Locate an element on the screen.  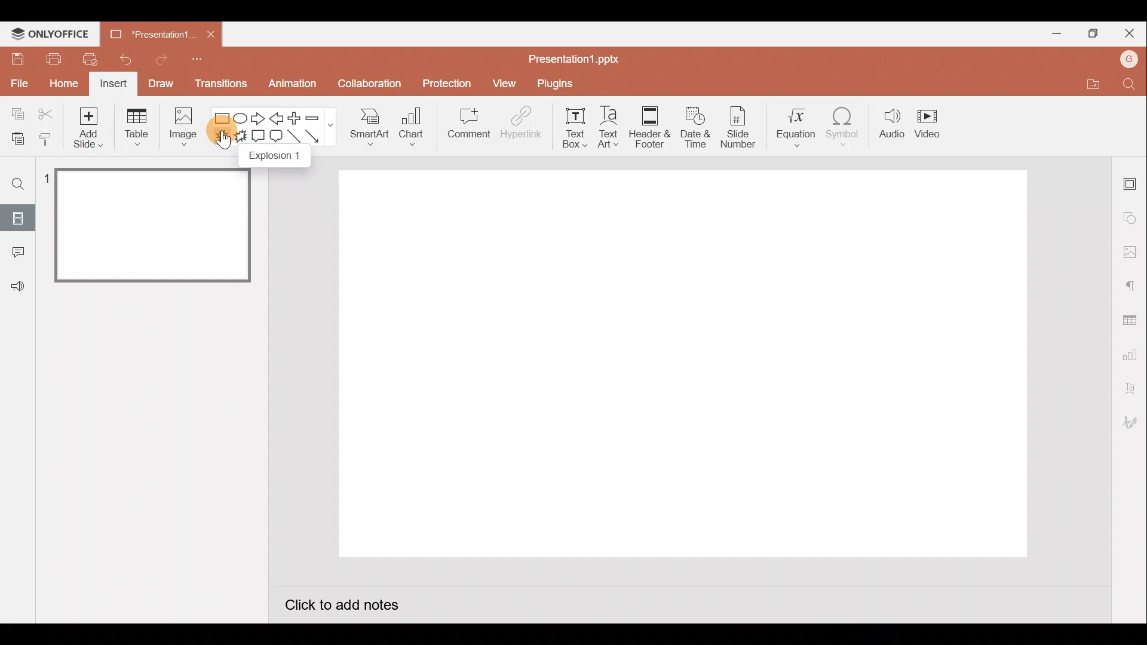
Presentation1.pptx is located at coordinates (571, 58).